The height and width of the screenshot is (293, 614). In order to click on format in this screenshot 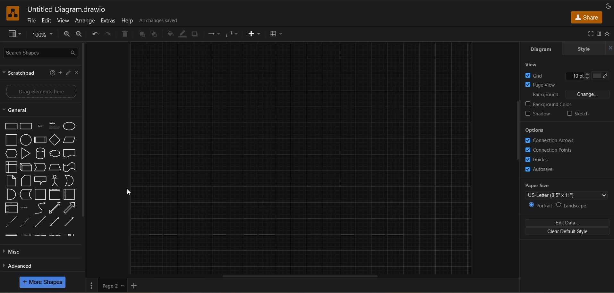, I will do `click(600, 34)`.